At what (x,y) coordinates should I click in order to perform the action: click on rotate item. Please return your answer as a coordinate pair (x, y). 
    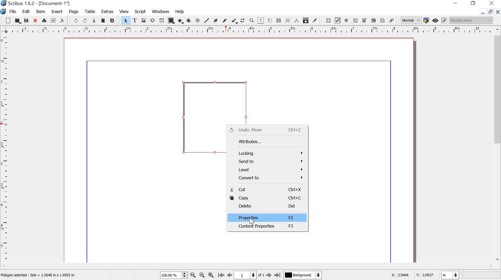
    Looking at the image, I should click on (243, 21).